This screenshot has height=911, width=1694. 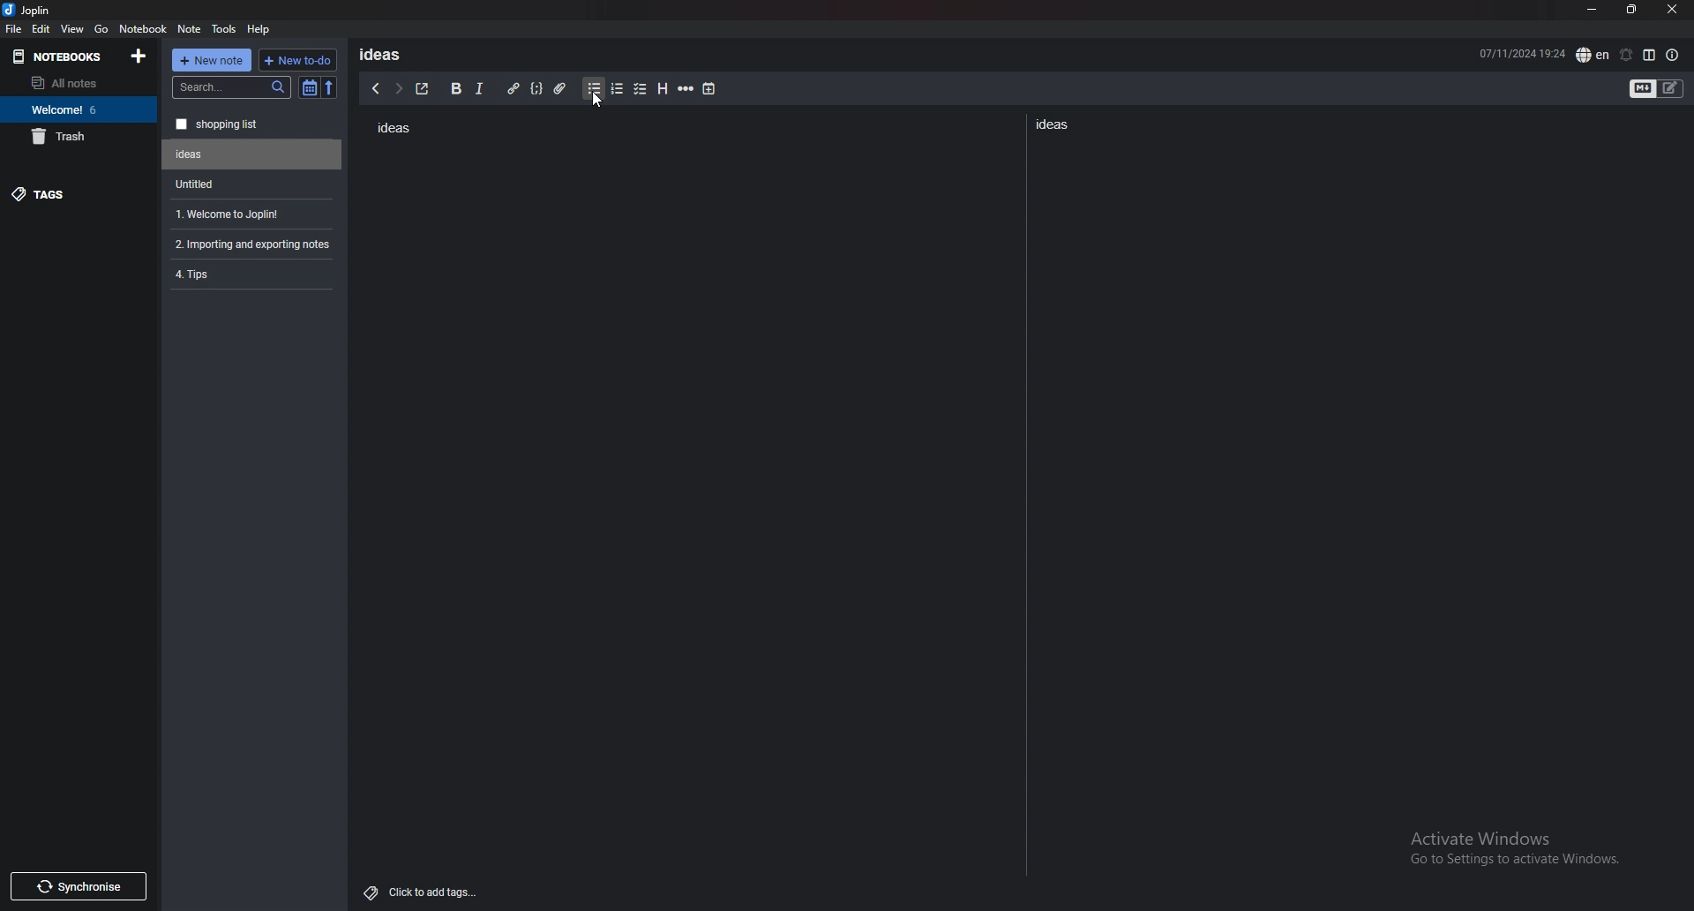 What do you see at coordinates (212, 60) in the screenshot?
I see `new note` at bounding box center [212, 60].